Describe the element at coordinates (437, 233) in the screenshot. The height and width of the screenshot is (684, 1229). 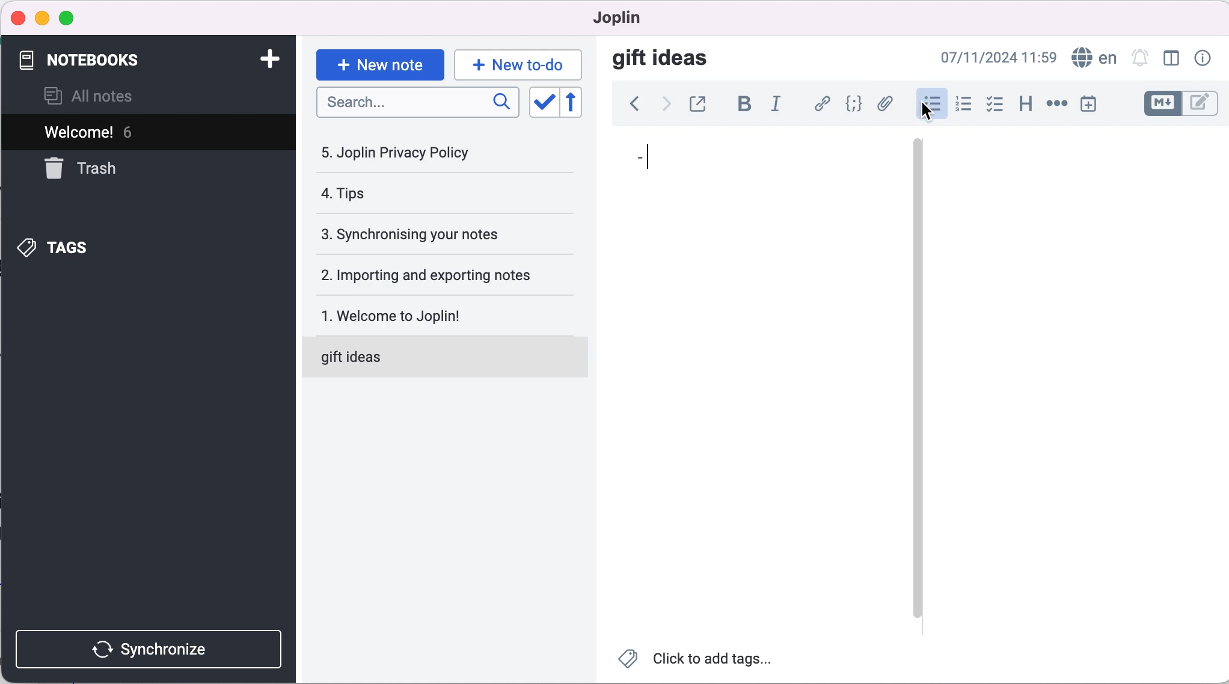
I see `synchronising your notes` at that location.